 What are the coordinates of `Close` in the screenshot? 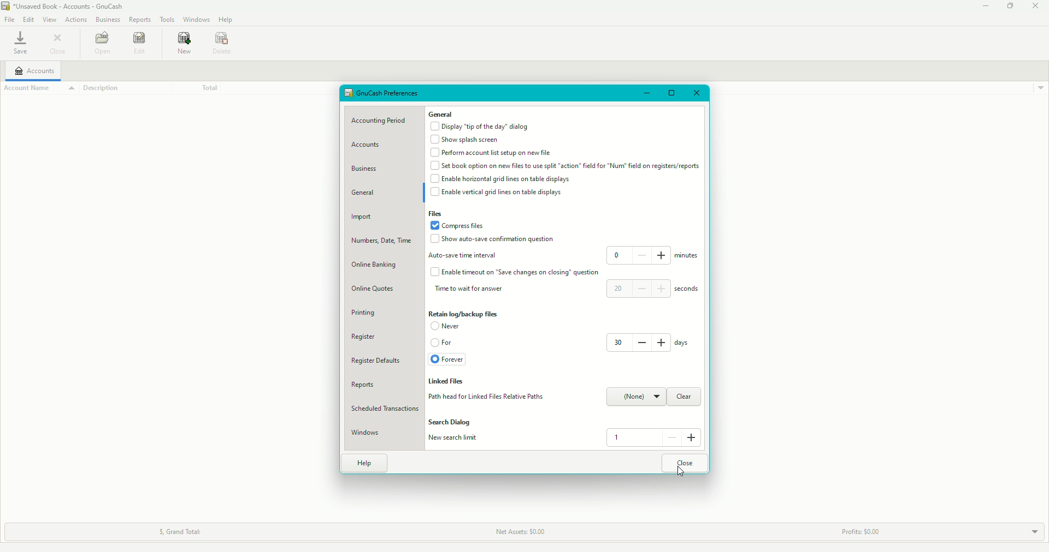 It's located at (685, 463).